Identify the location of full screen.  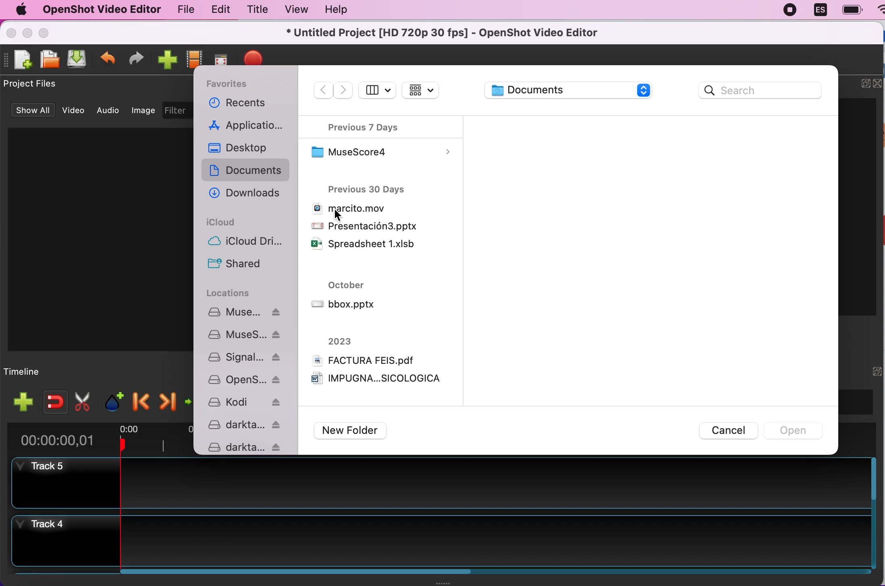
(224, 56).